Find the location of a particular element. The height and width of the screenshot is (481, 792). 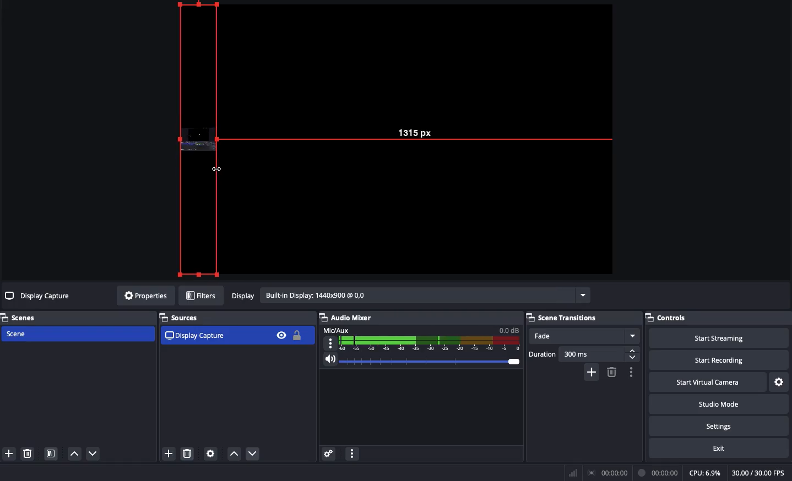

Scene is located at coordinates (77, 335).